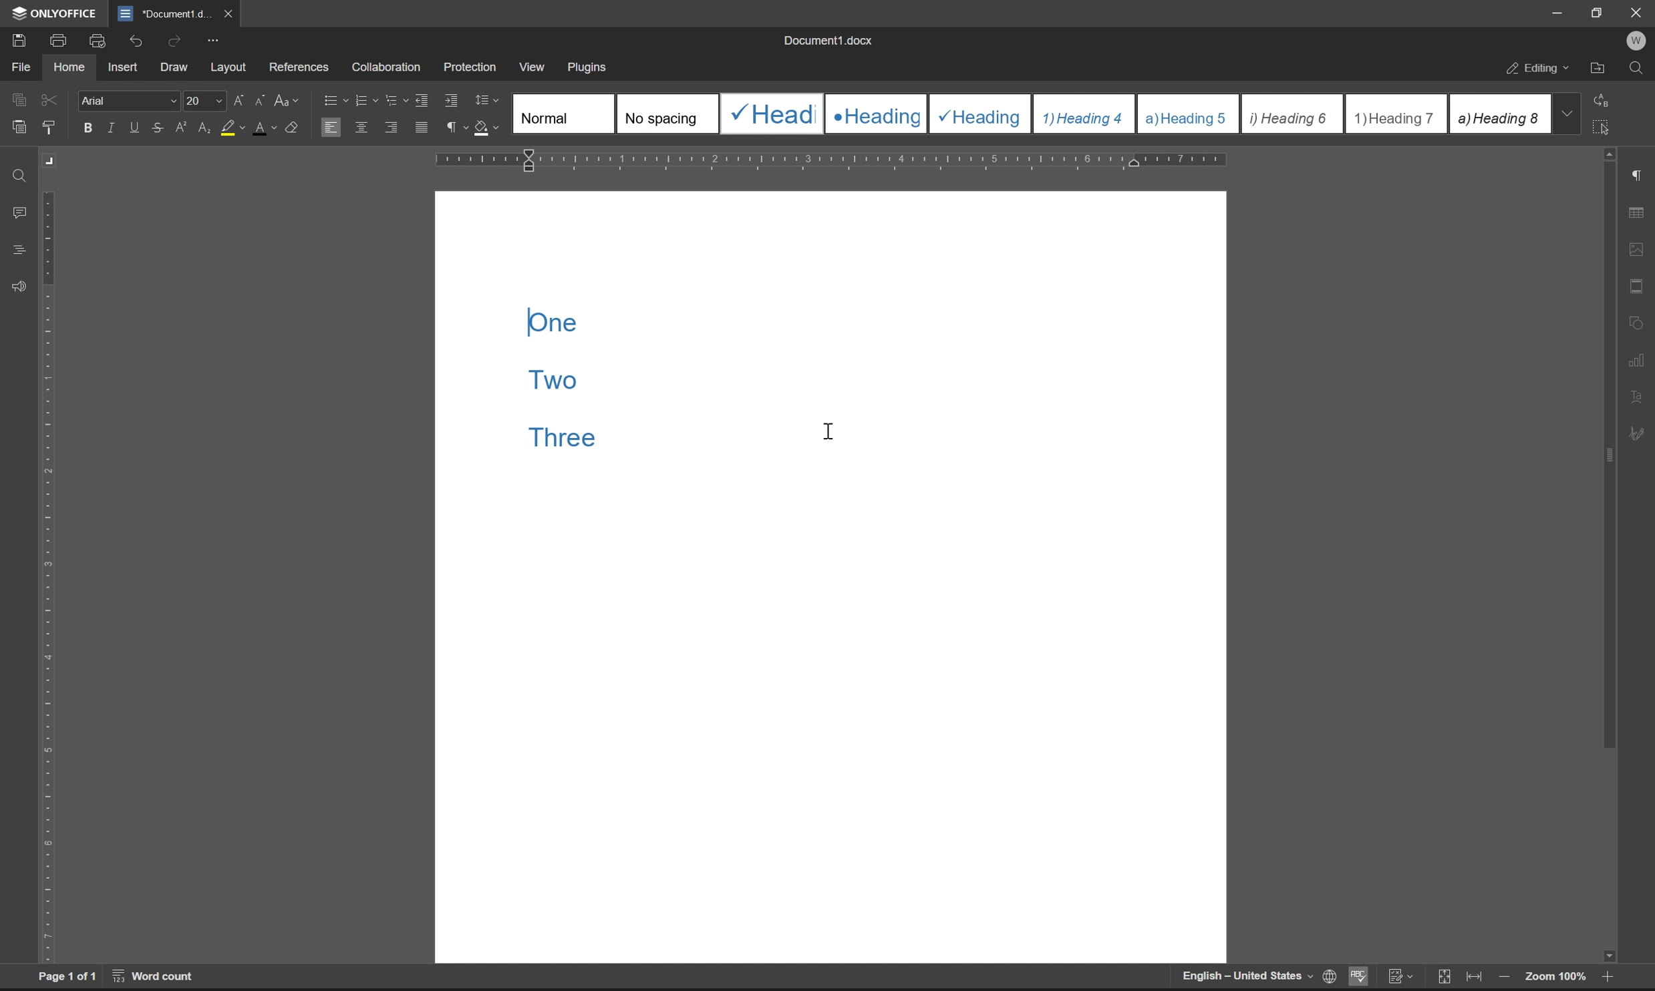 The image size is (1655, 991). What do you see at coordinates (1503, 978) in the screenshot?
I see `zoom out` at bounding box center [1503, 978].